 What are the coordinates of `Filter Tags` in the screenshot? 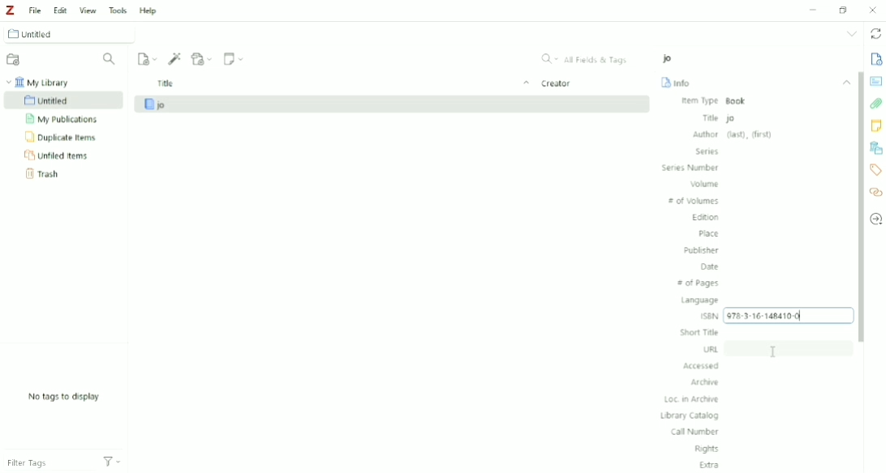 It's located at (62, 462).